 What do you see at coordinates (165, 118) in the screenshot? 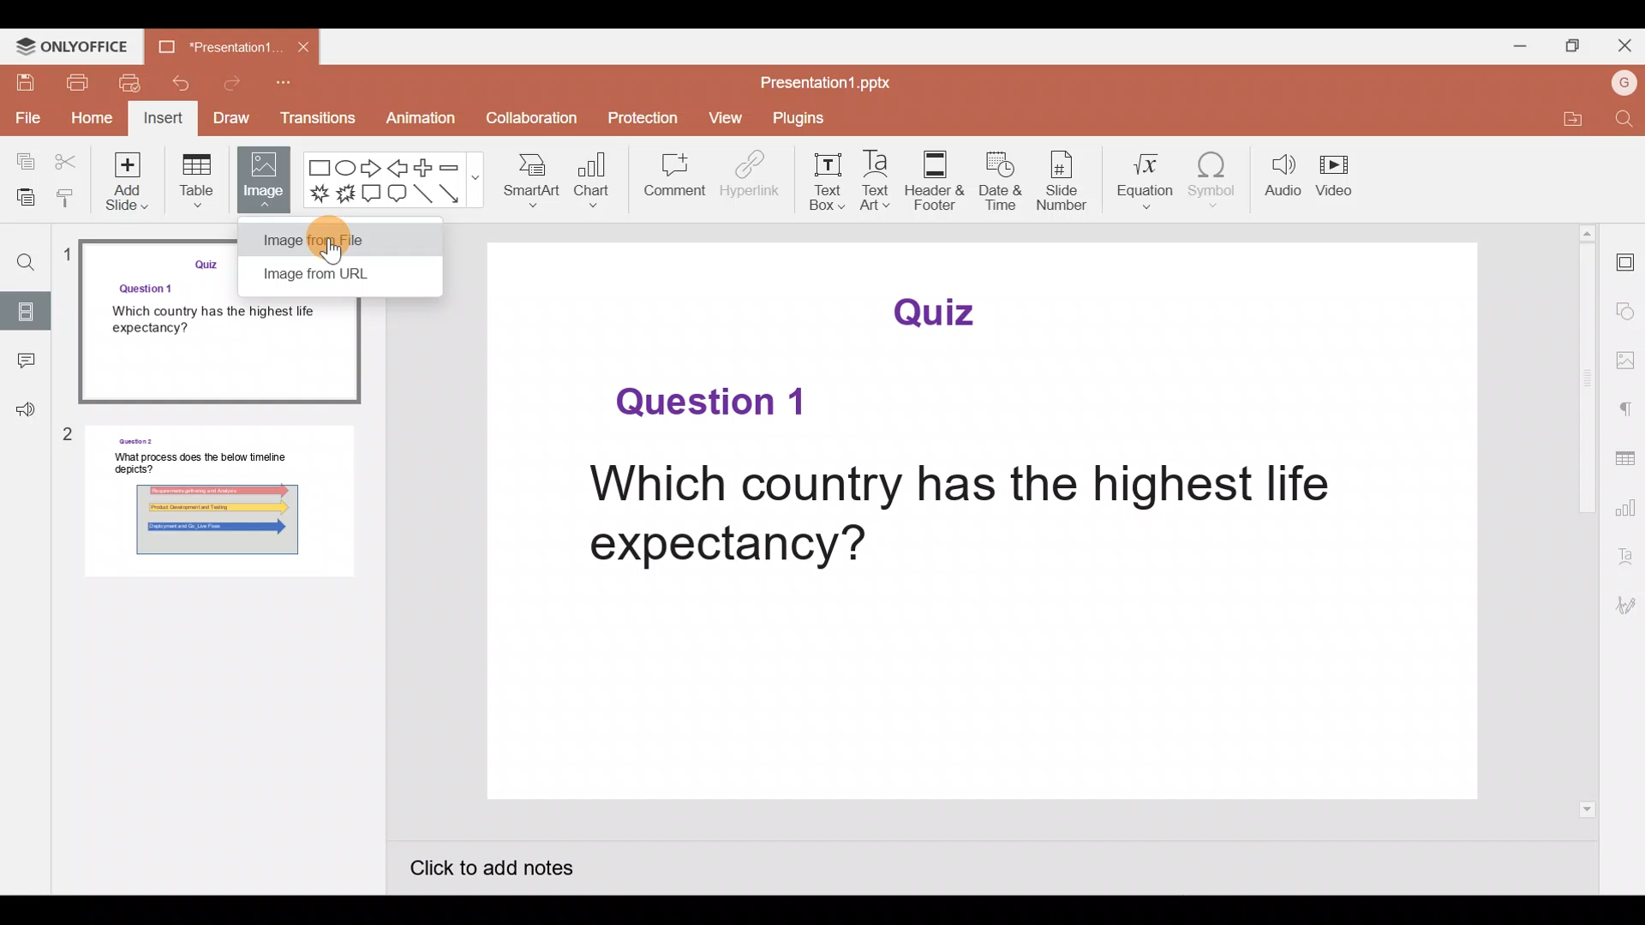
I see `Insert` at bounding box center [165, 118].